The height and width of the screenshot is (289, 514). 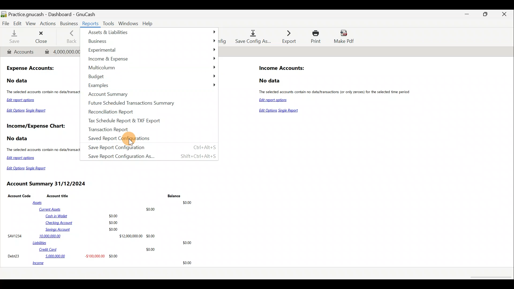 I want to click on Minimise, so click(x=468, y=14).